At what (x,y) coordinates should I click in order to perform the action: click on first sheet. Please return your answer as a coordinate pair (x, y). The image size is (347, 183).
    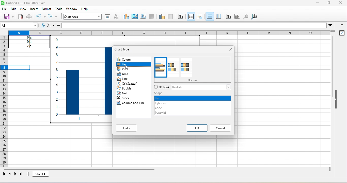
    Looking at the image, I should click on (4, 174).